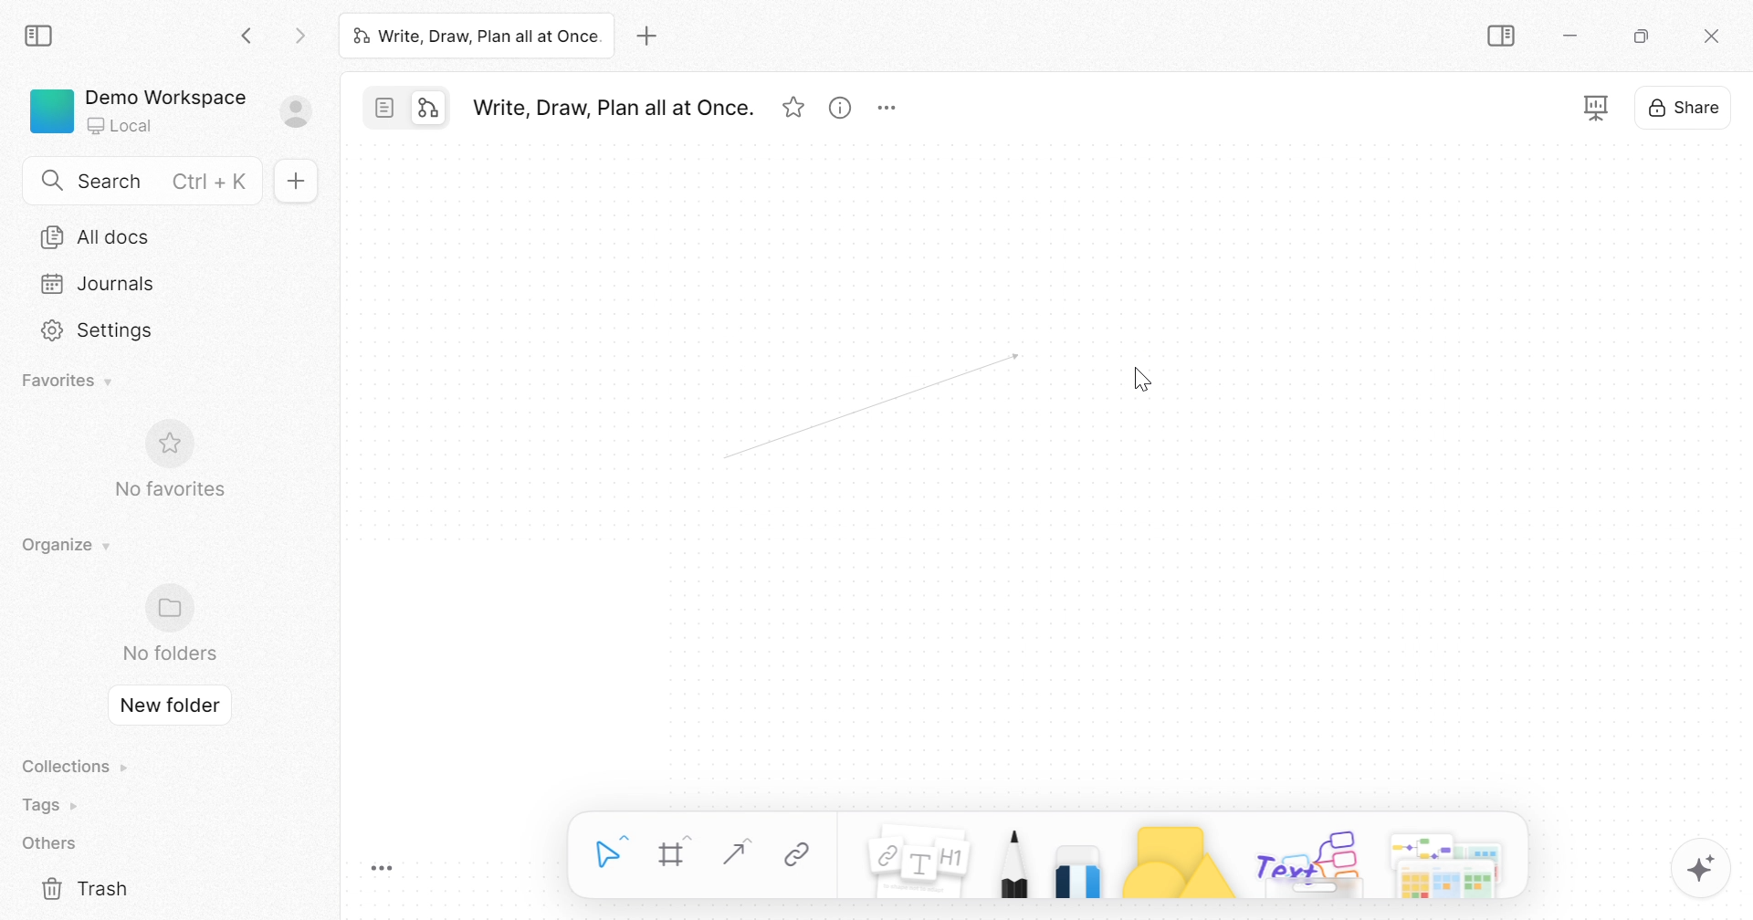 This screenshot has width=1753, height=920. Describe the element at coordinates (1177, 860) in the screenshot. I see `Shape` at that location.